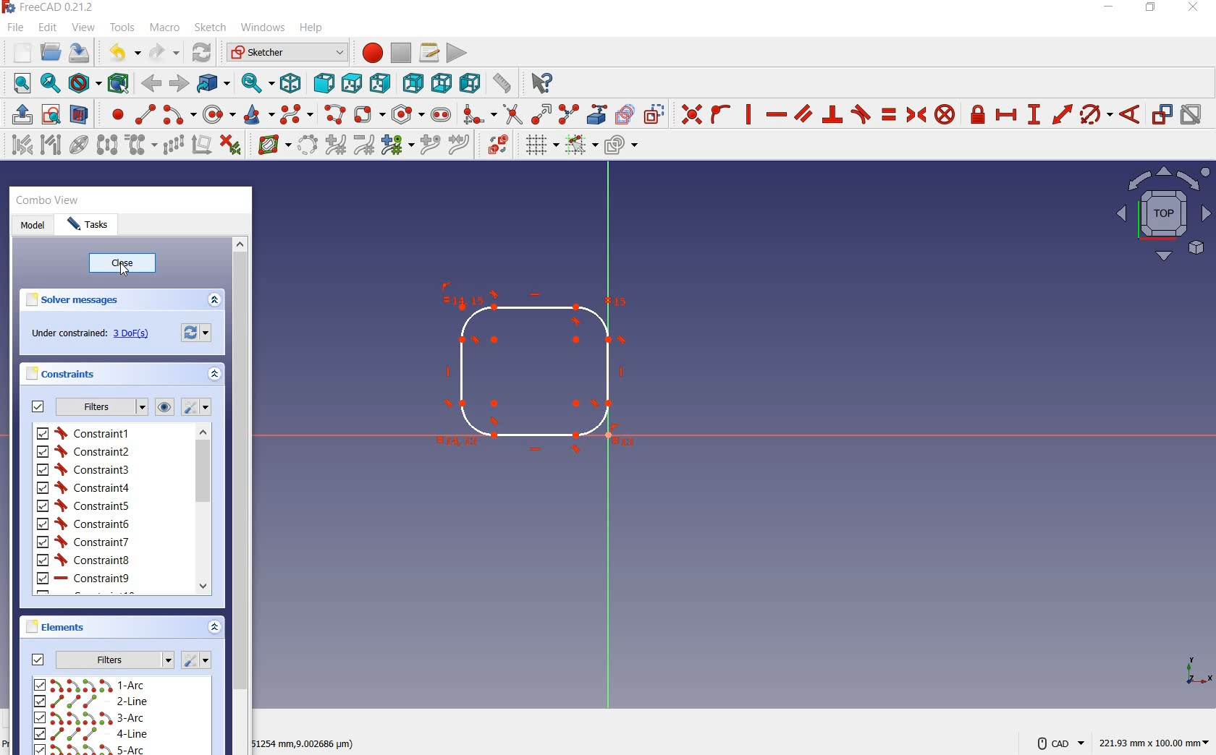  I want to click on constrain distance, so click(1064, 116).